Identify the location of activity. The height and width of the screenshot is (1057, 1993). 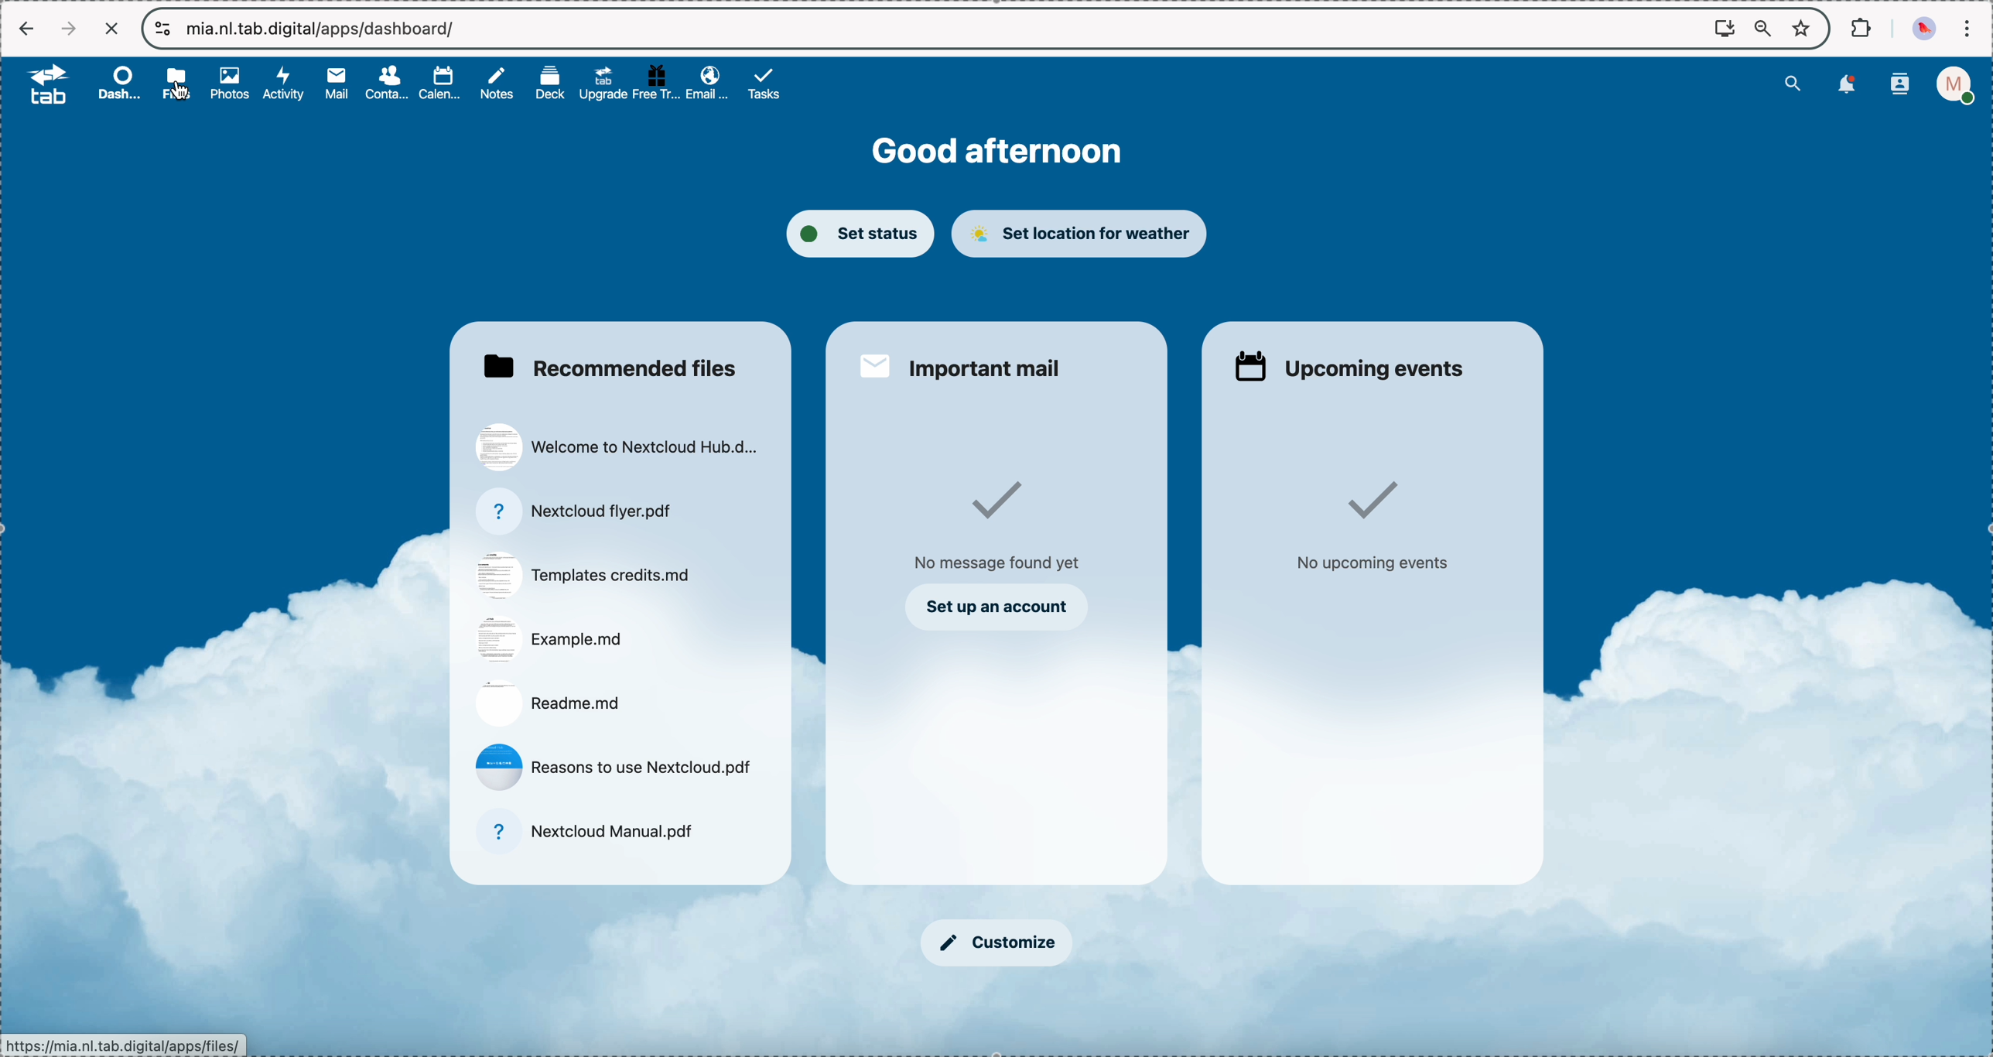
(285, 84).